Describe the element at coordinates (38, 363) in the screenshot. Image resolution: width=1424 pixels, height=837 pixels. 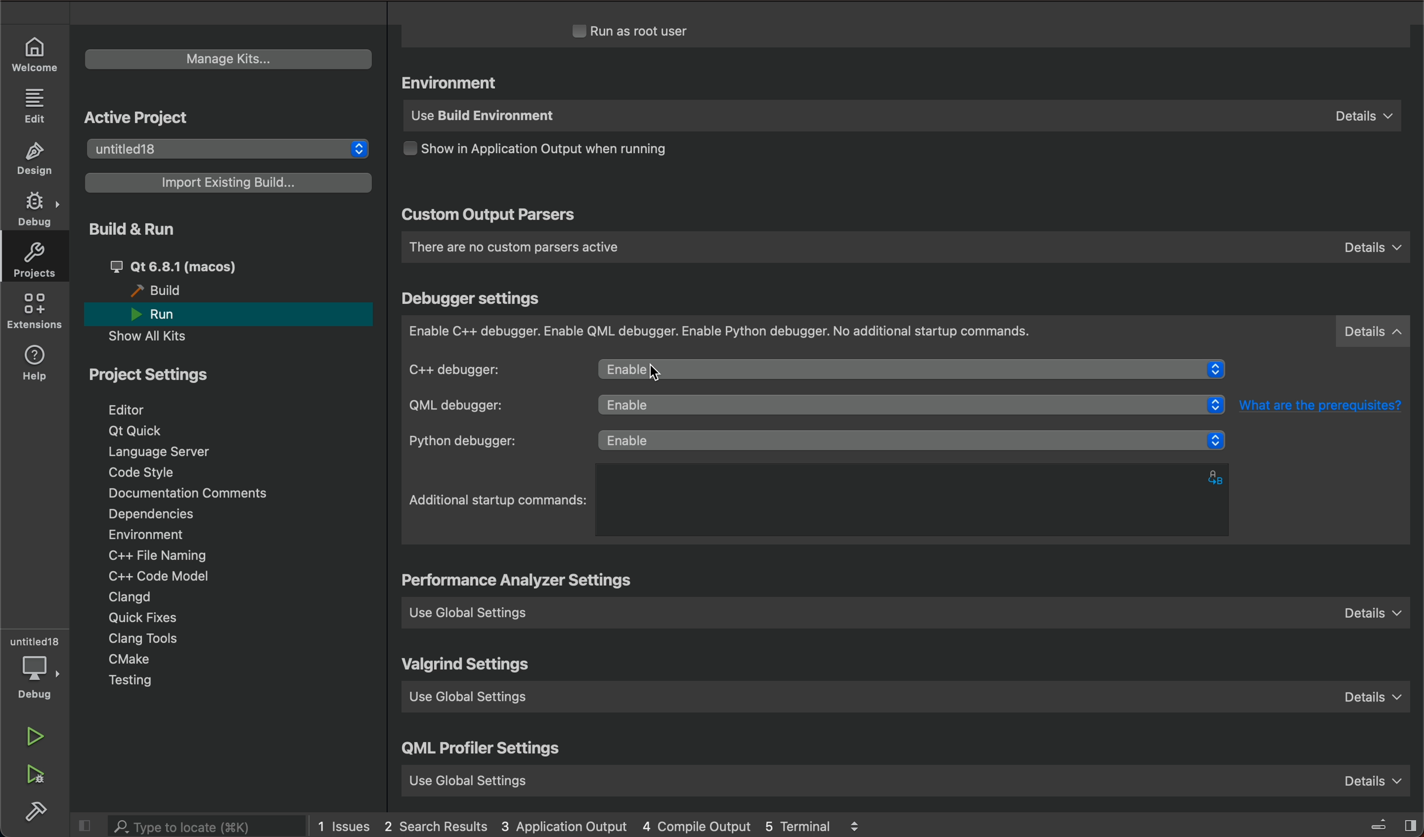
I see `help` at that location.